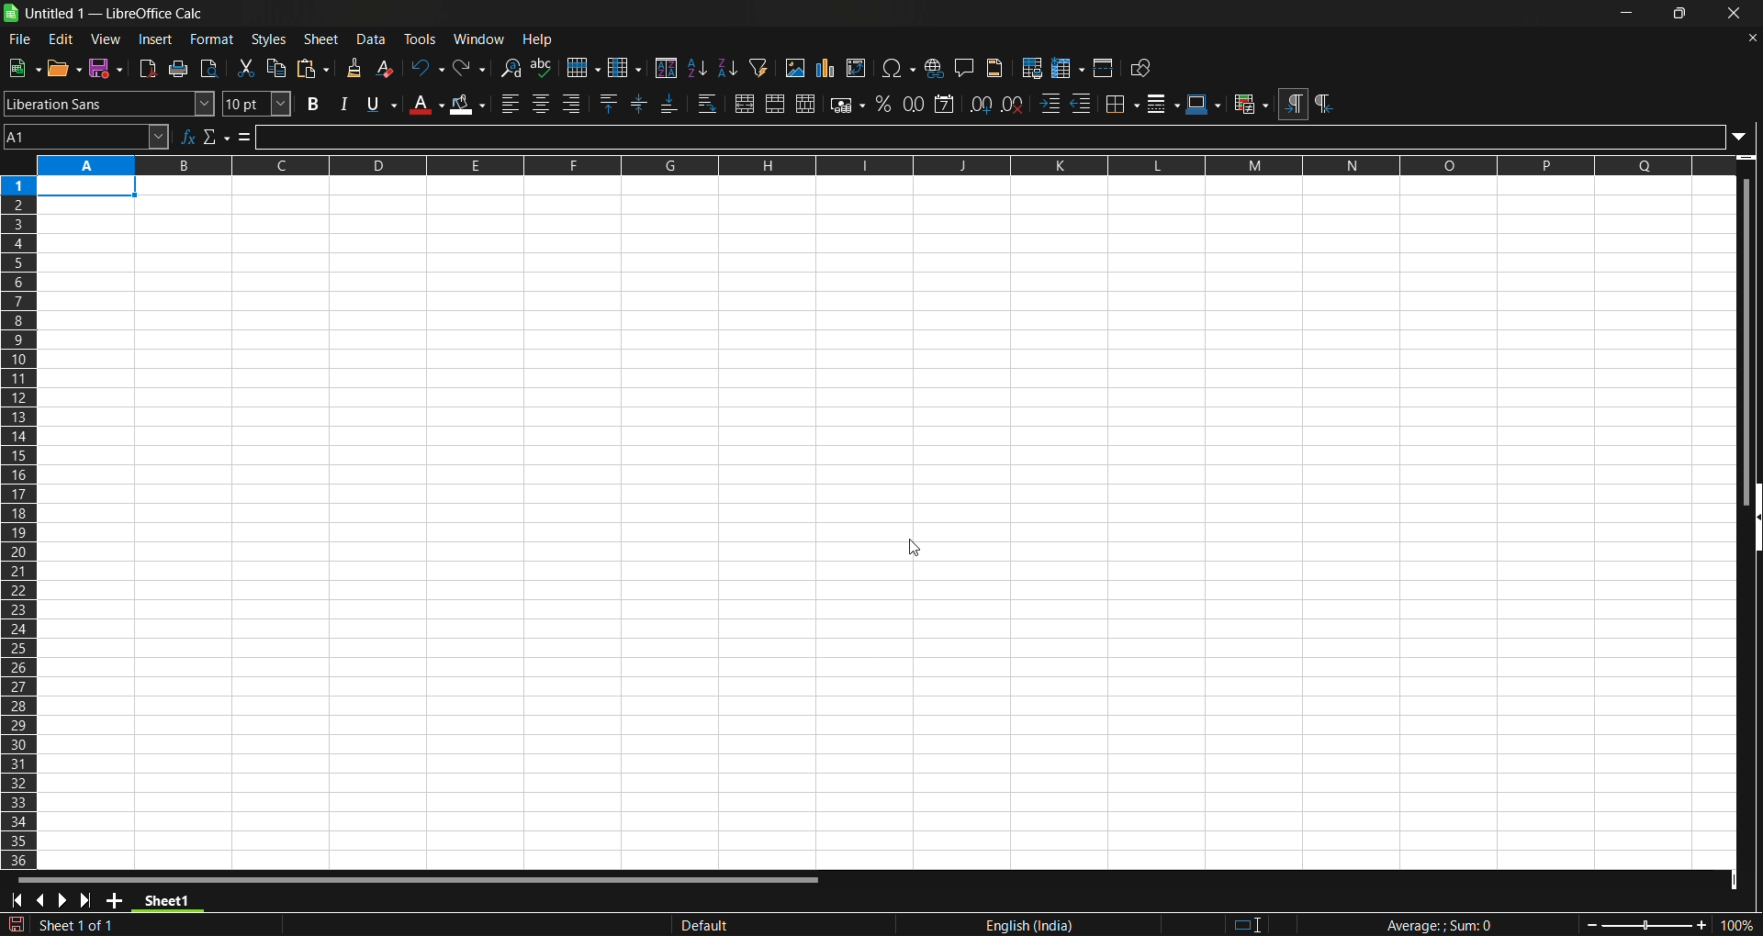 Image resolution: width=1763 pixels, height=936 pixels. I want to click on print, so click(180, 69).